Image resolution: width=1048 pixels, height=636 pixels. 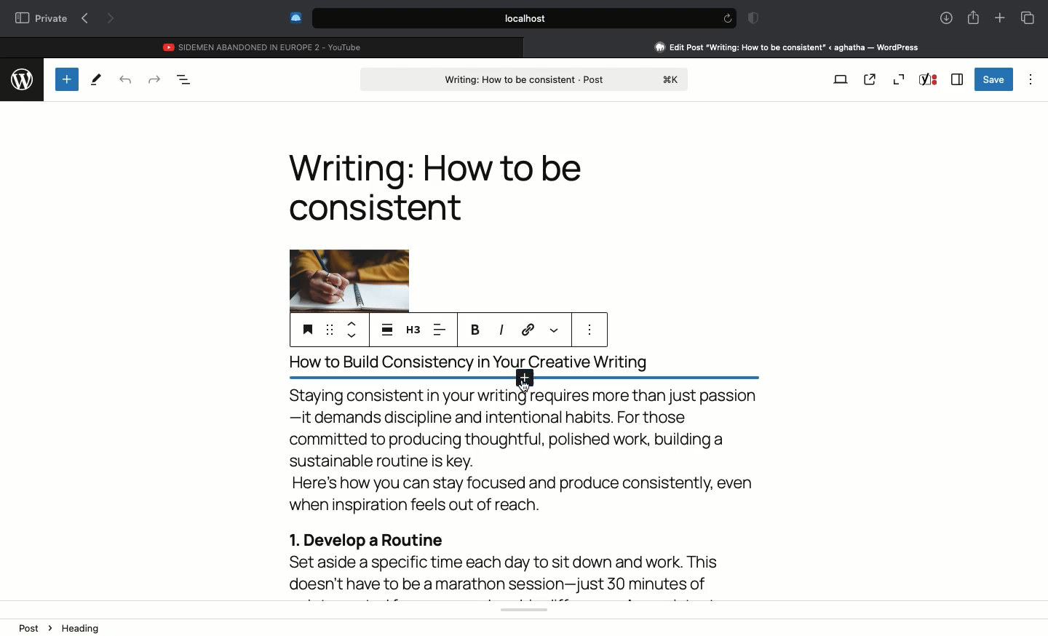 I want to click on Save, so click(x=994, y=79).